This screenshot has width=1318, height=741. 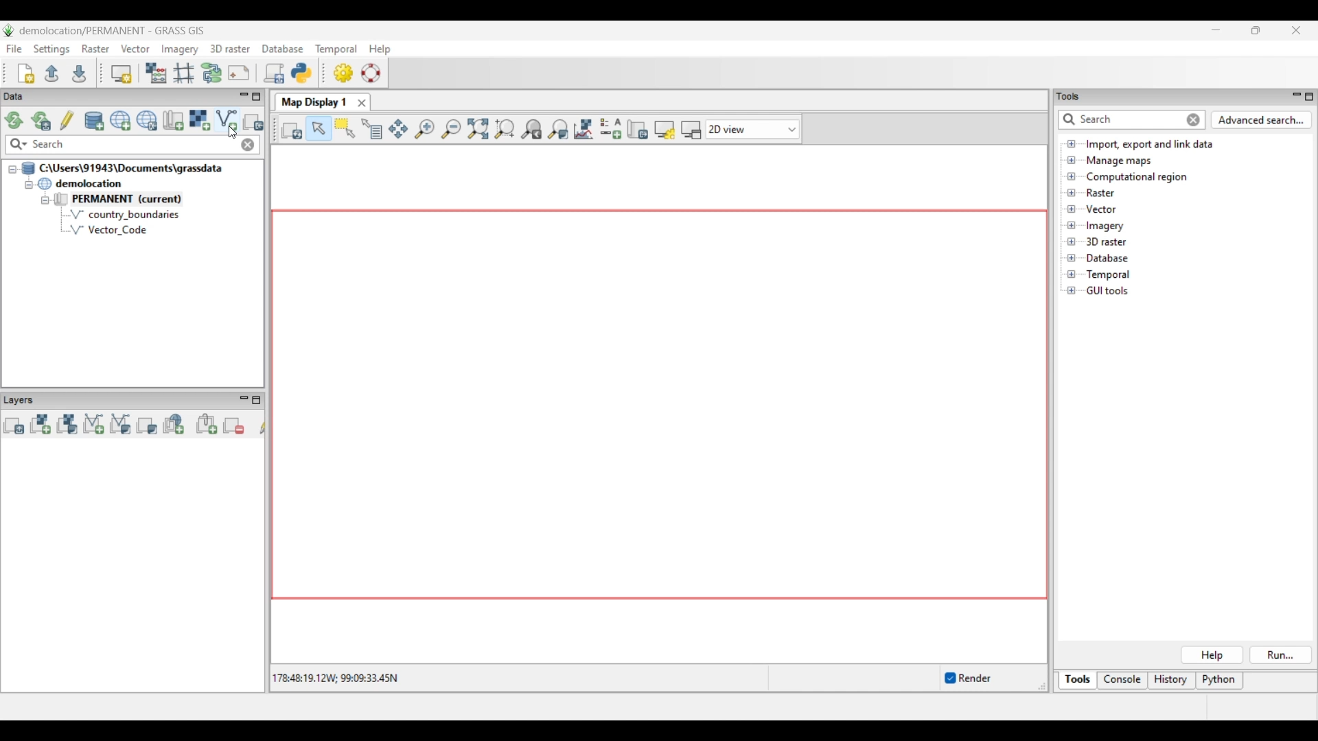 I want to click on Double click to view files under Import, export and link data, so click(x=1150, y=145).